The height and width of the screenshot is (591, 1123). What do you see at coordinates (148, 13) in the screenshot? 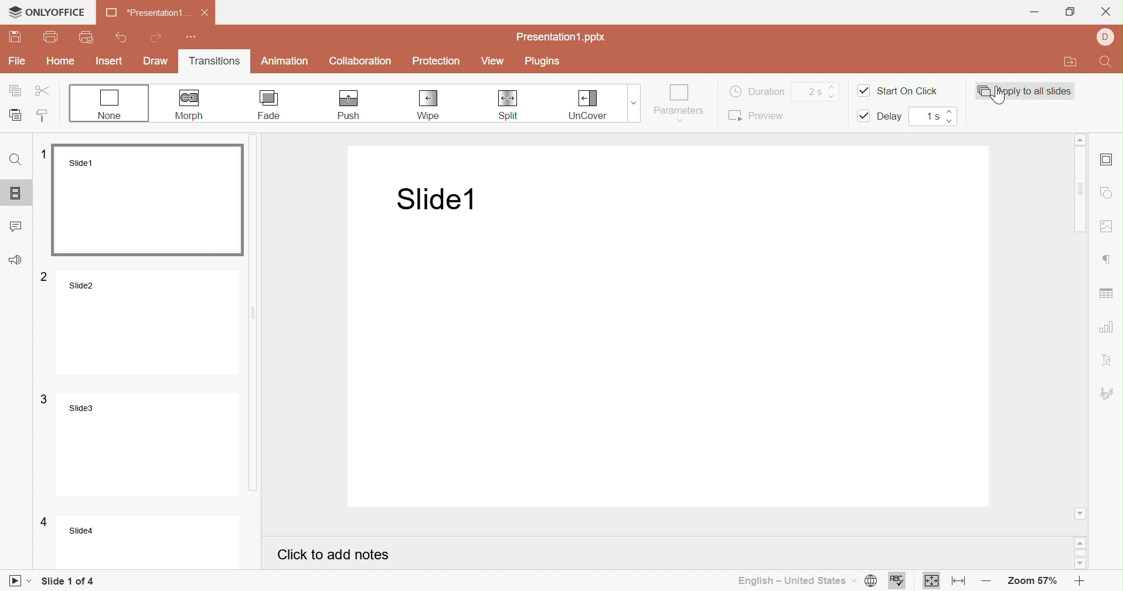
I see `*Presentation1 ...` at bounding box center [148, 13].